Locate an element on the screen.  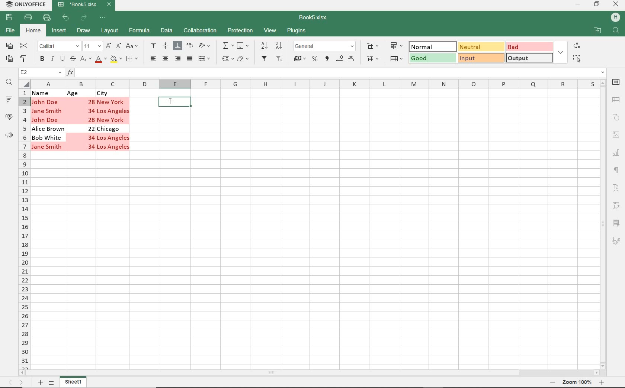
ROWS is located at coordinates (24, 229).